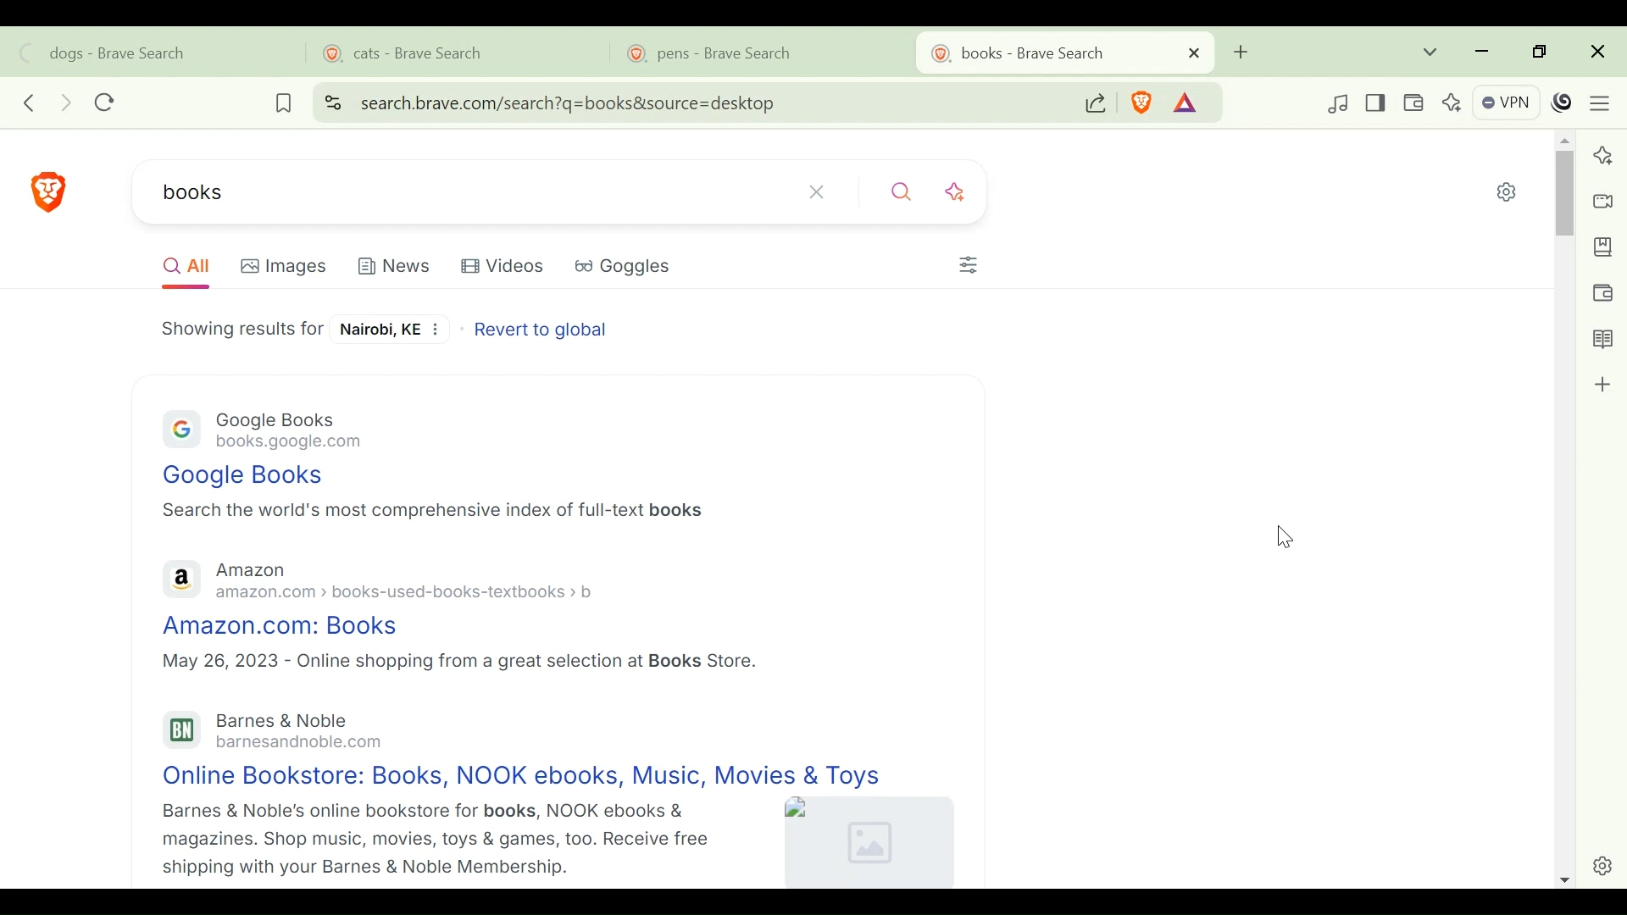  Describe the element at coordinates (463, 56) in the screenshot. I see `cats - Brave Search` at that location.